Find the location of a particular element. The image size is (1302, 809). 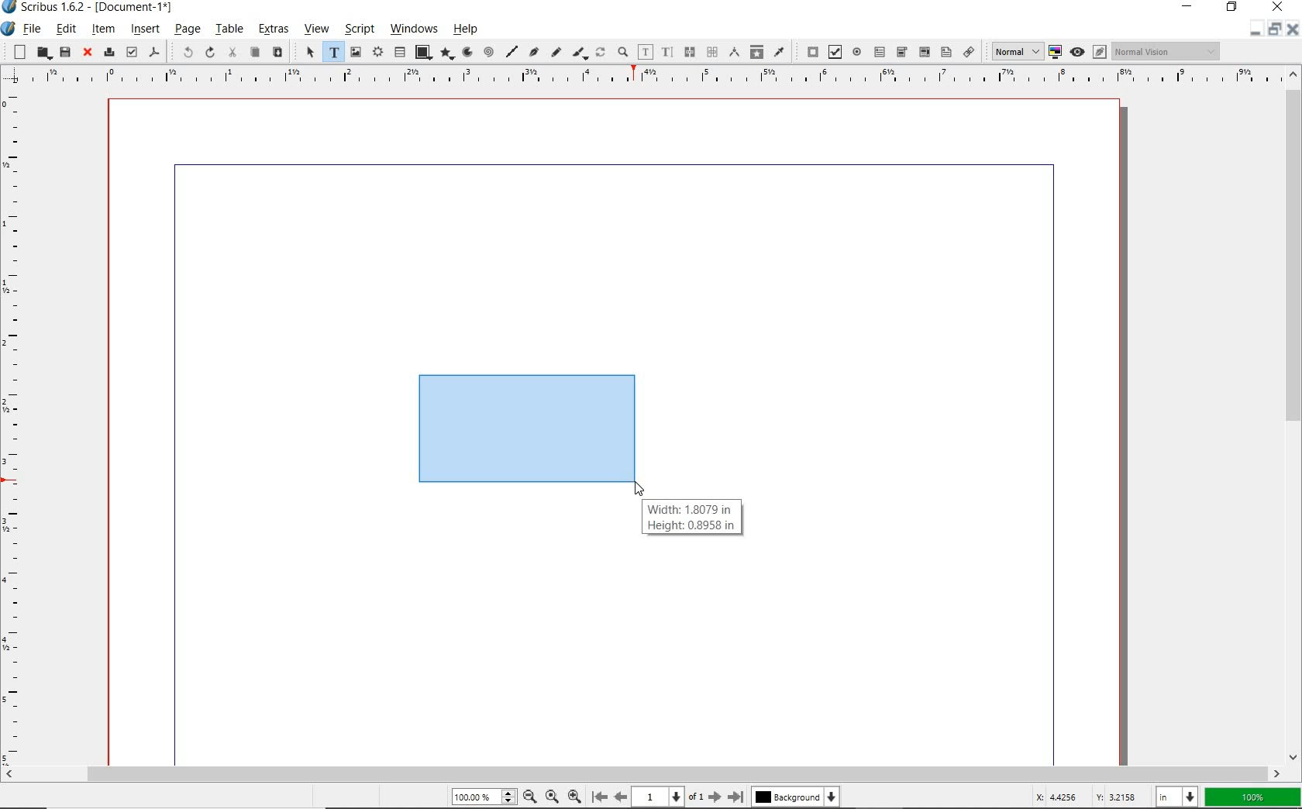

print is located at coordinates (108, 53).